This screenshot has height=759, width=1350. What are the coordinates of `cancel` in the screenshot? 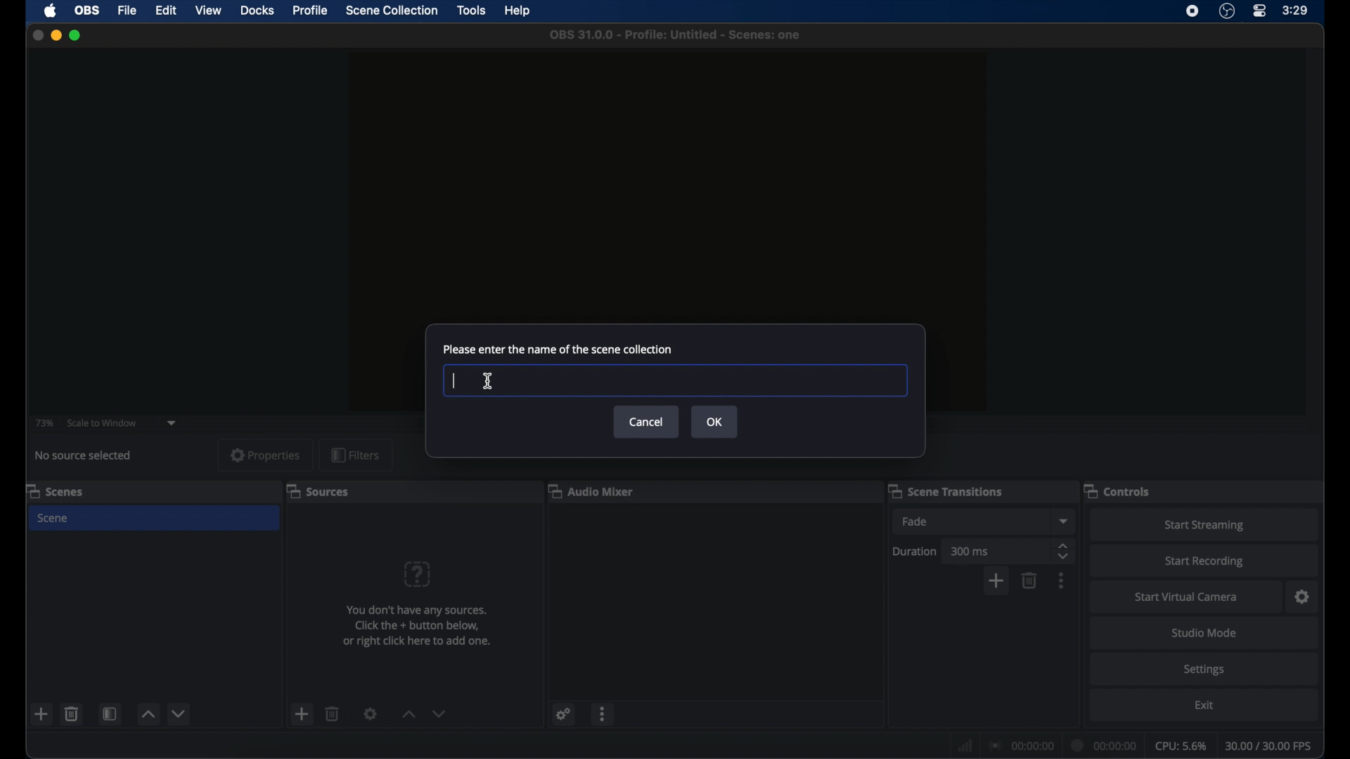 It's located at (646, 422).